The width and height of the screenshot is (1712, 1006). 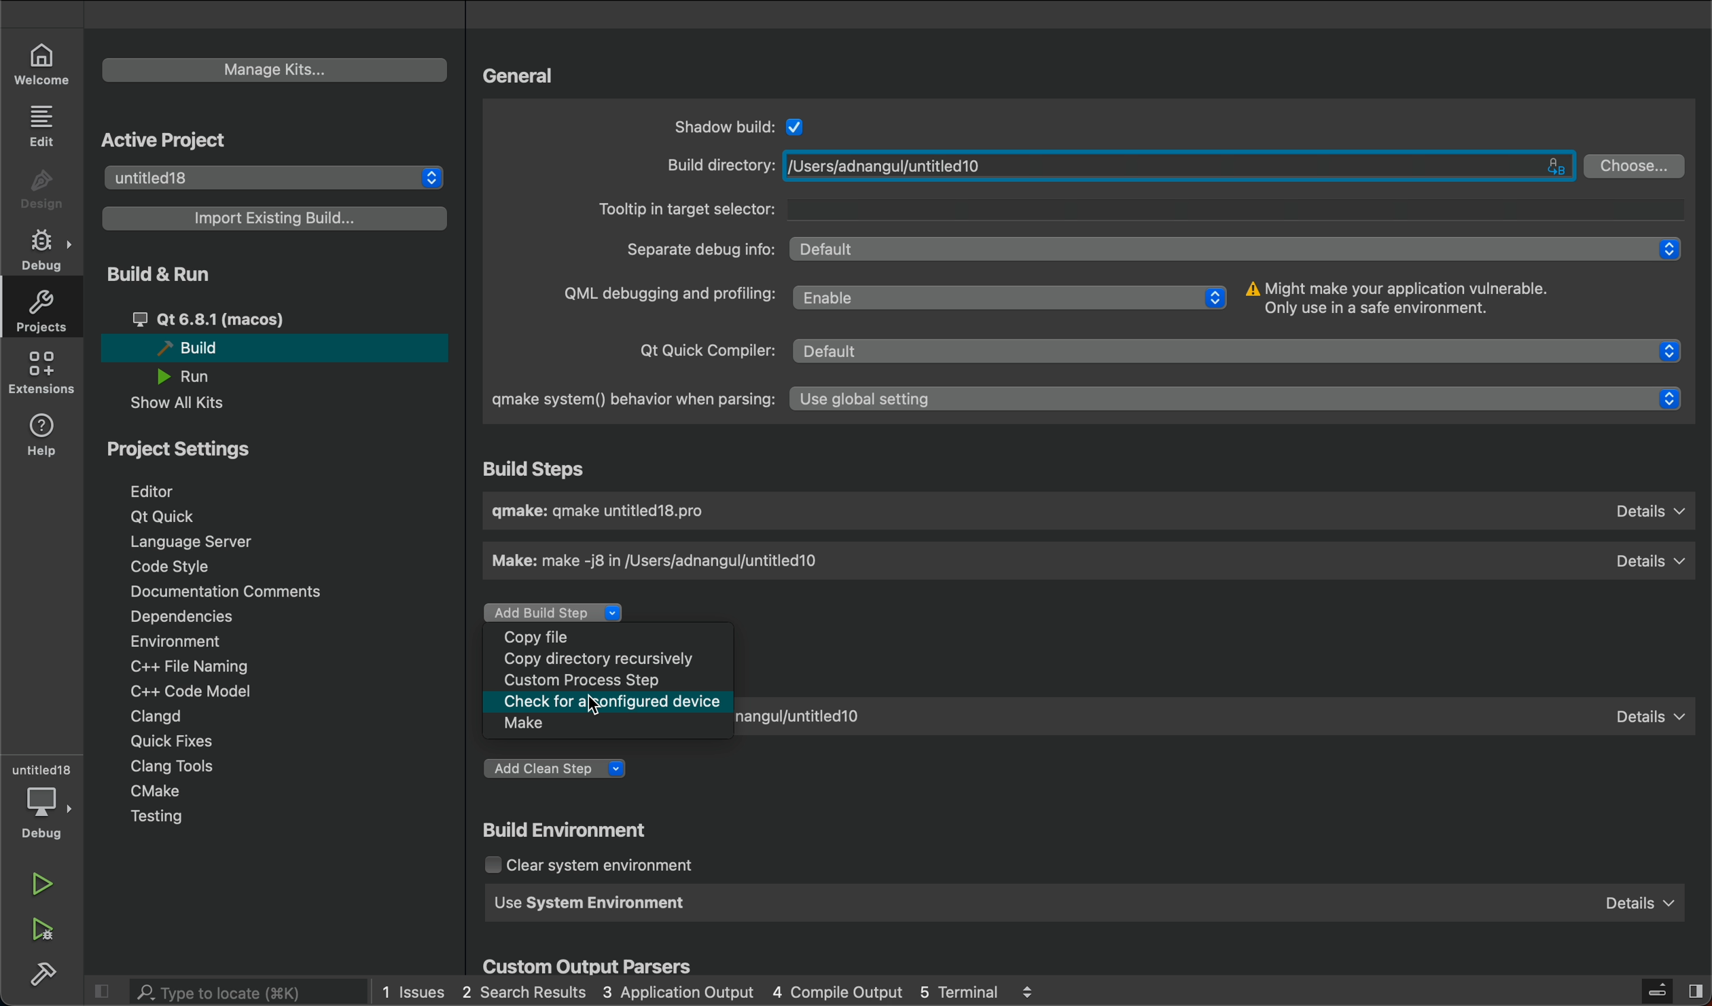 I want to click on Default, so click(x=1243, y=352).